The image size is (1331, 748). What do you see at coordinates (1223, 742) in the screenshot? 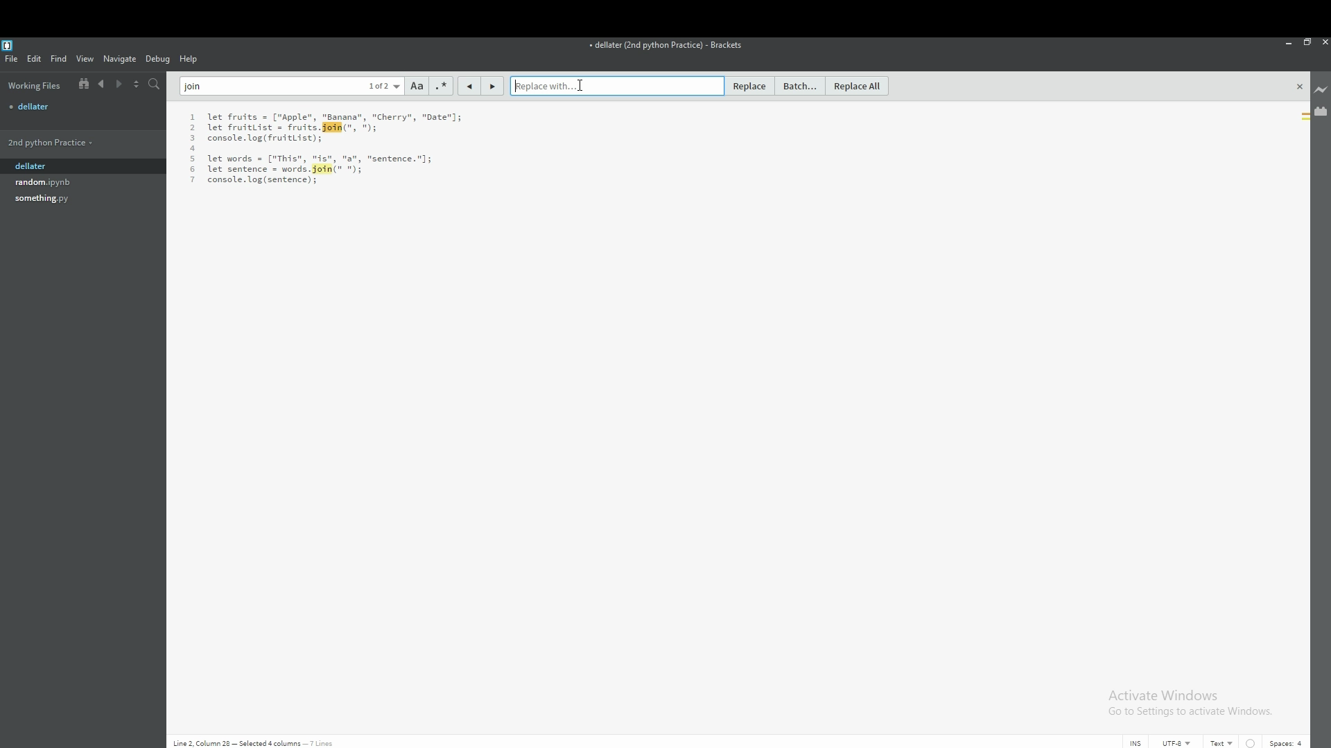
I see `text` at bounding box center [1223, 742].